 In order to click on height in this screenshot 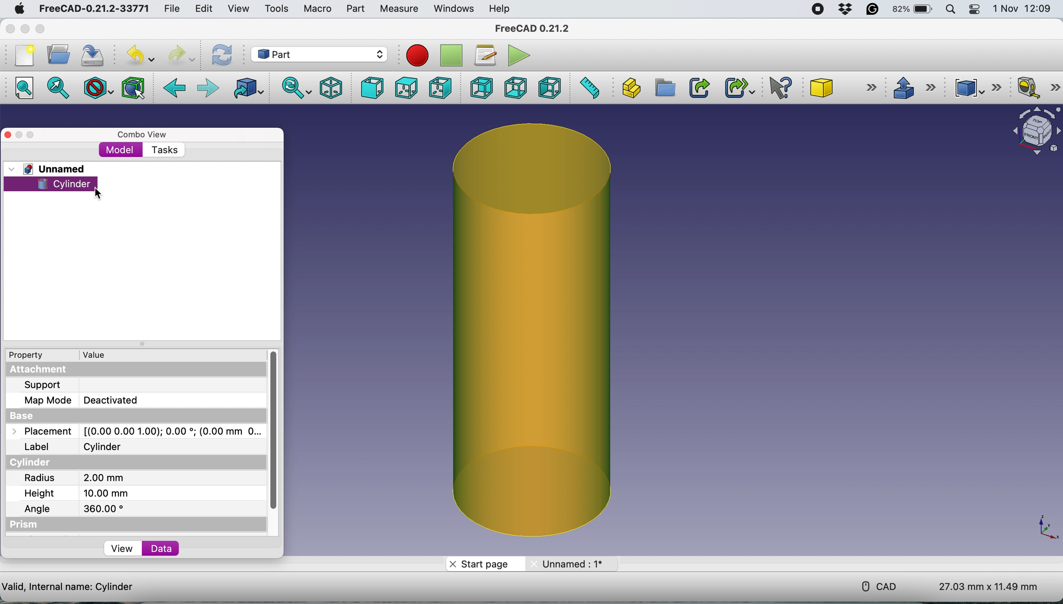, I will do `click(75, 495)`.